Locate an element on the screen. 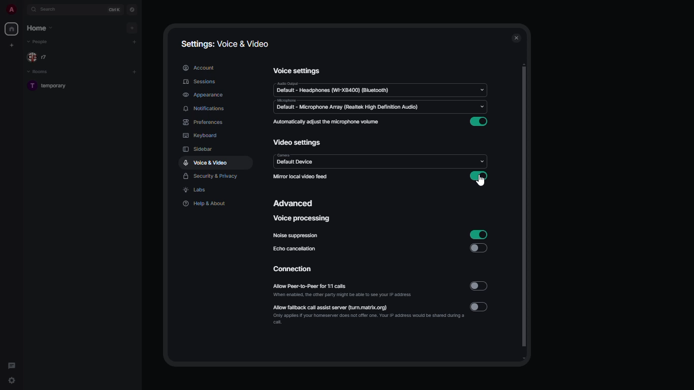 This screenshot has width=694, height=390. noise suppression is located at coordinates (297, 235).